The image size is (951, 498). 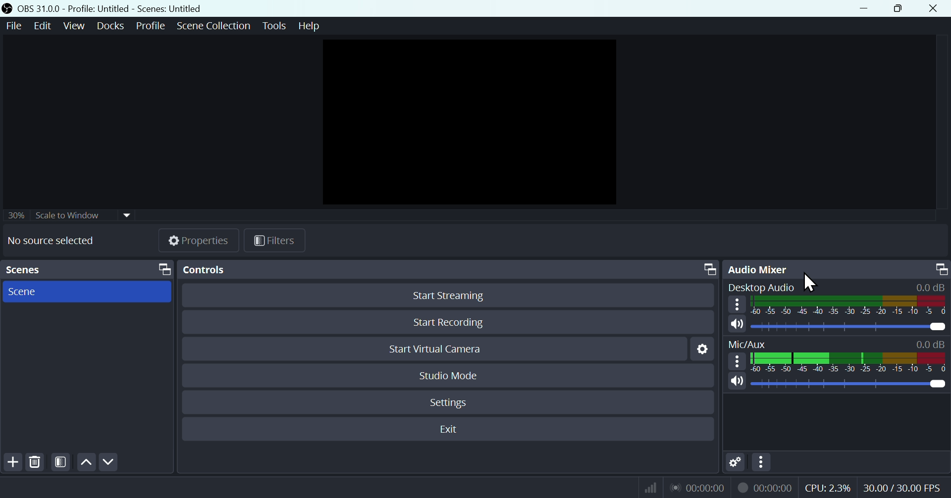 I want to click on Mic/Aux, so click(x=747, y=344).